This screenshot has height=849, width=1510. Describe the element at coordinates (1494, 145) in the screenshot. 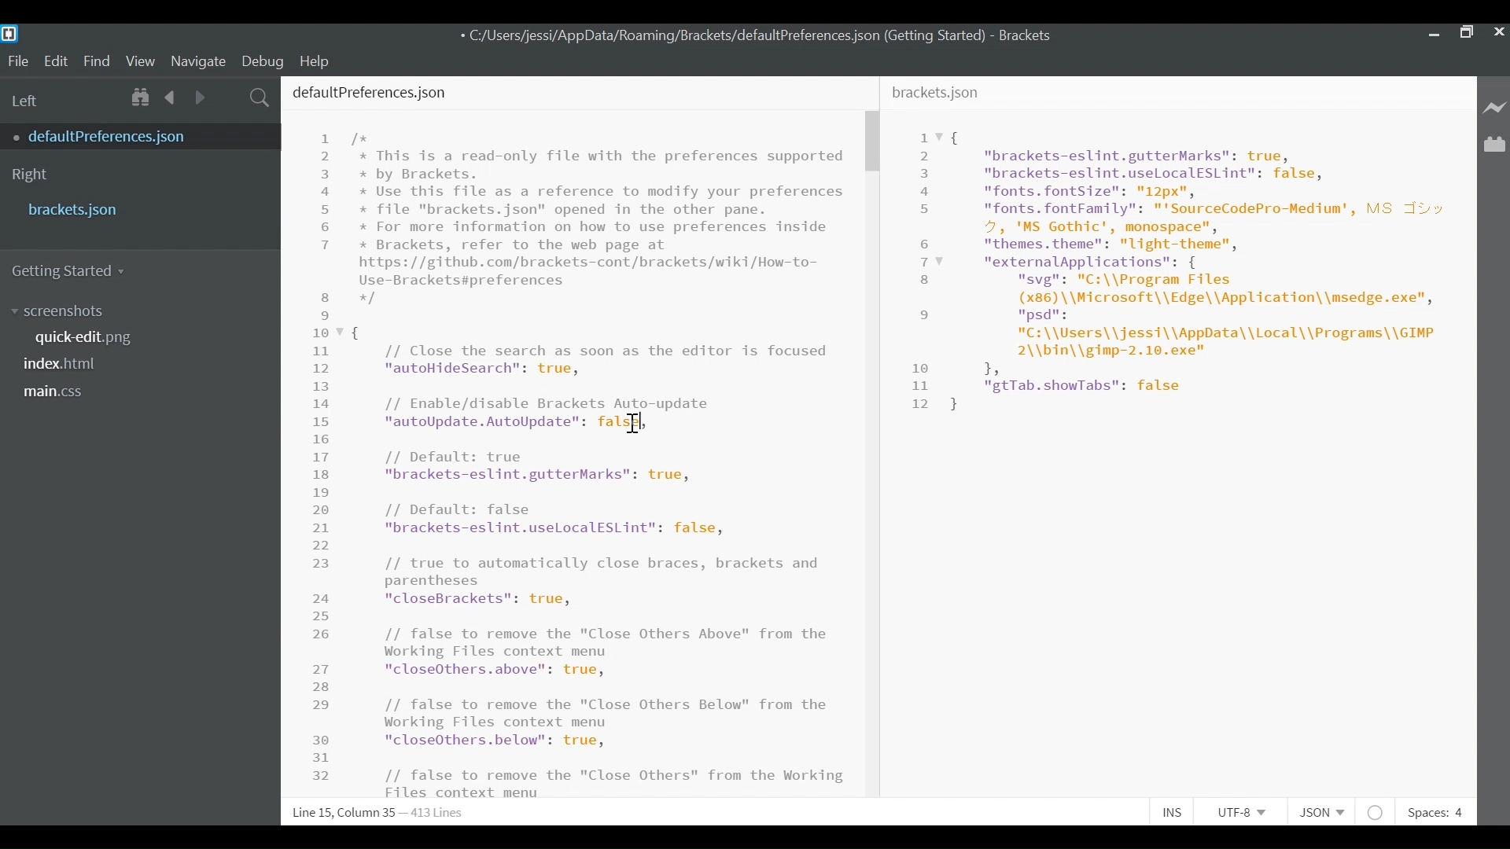

I see `Manage Extensions` at that location.